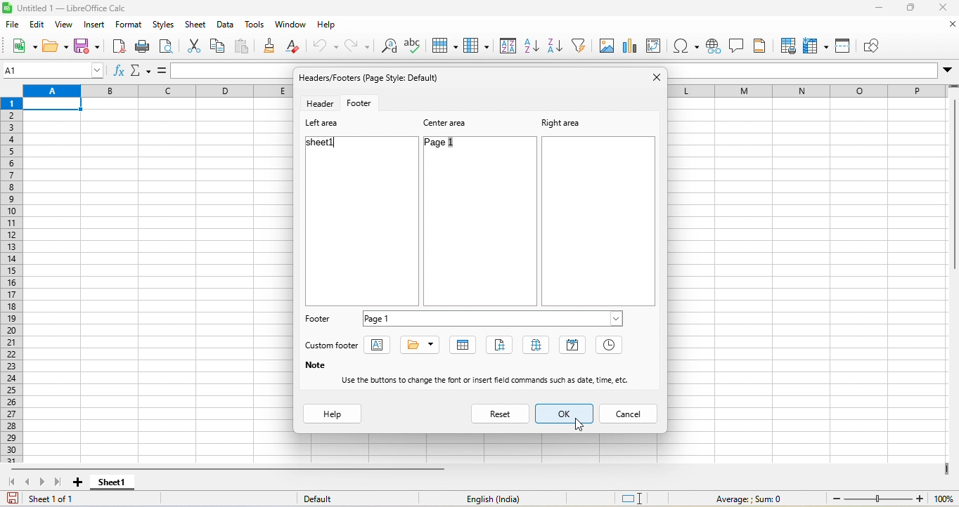  I want to click on help, so click(333, 26).